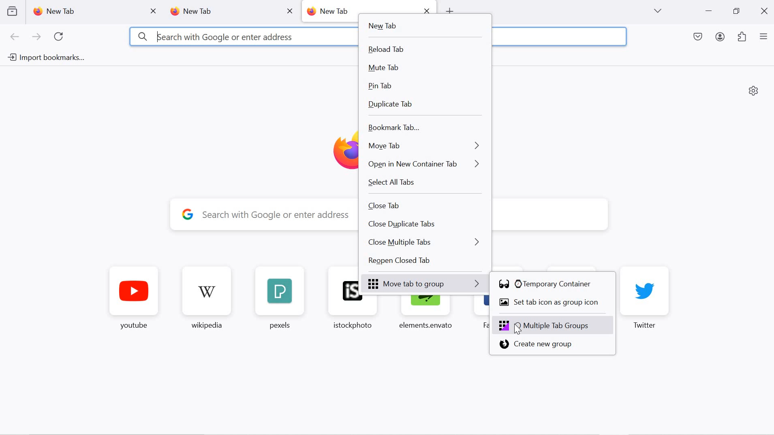  Describe the element at coordinates (276, 215) in the screenshot. I see `y Search with Google or enter address` at that location.